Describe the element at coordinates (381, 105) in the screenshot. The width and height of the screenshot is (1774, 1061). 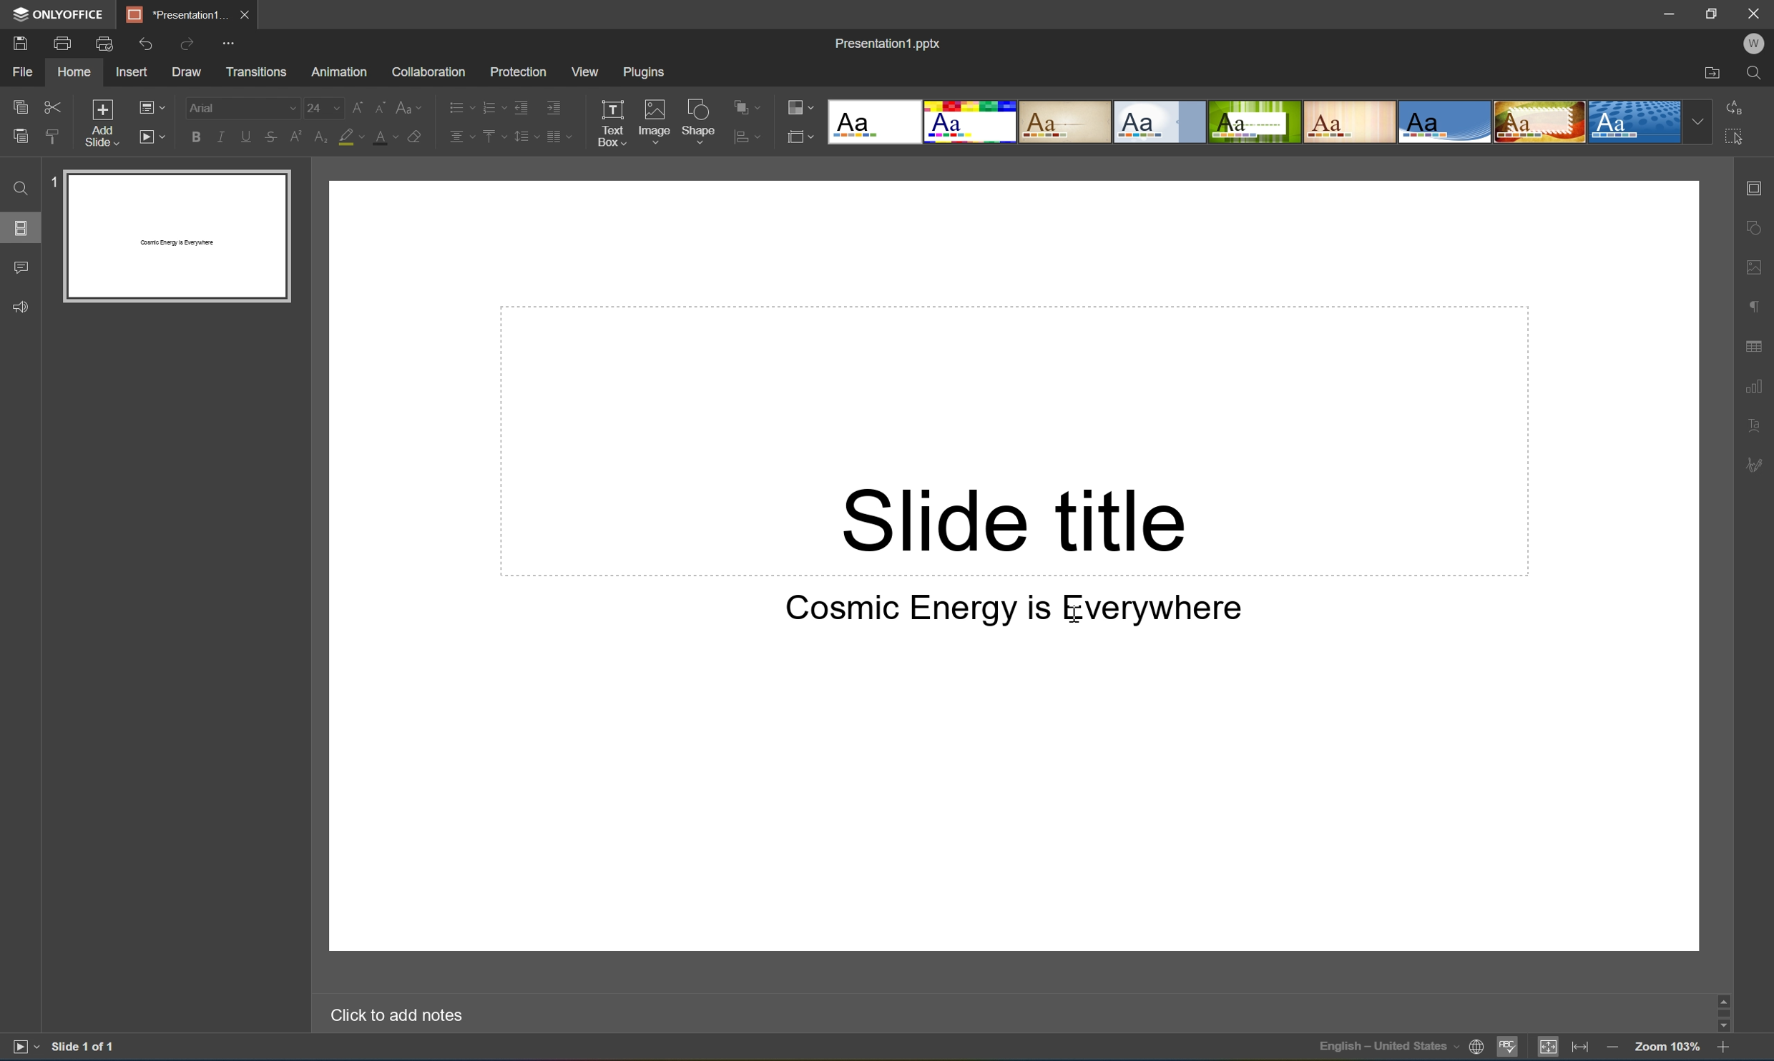
I see `Decrement font size` at that location.